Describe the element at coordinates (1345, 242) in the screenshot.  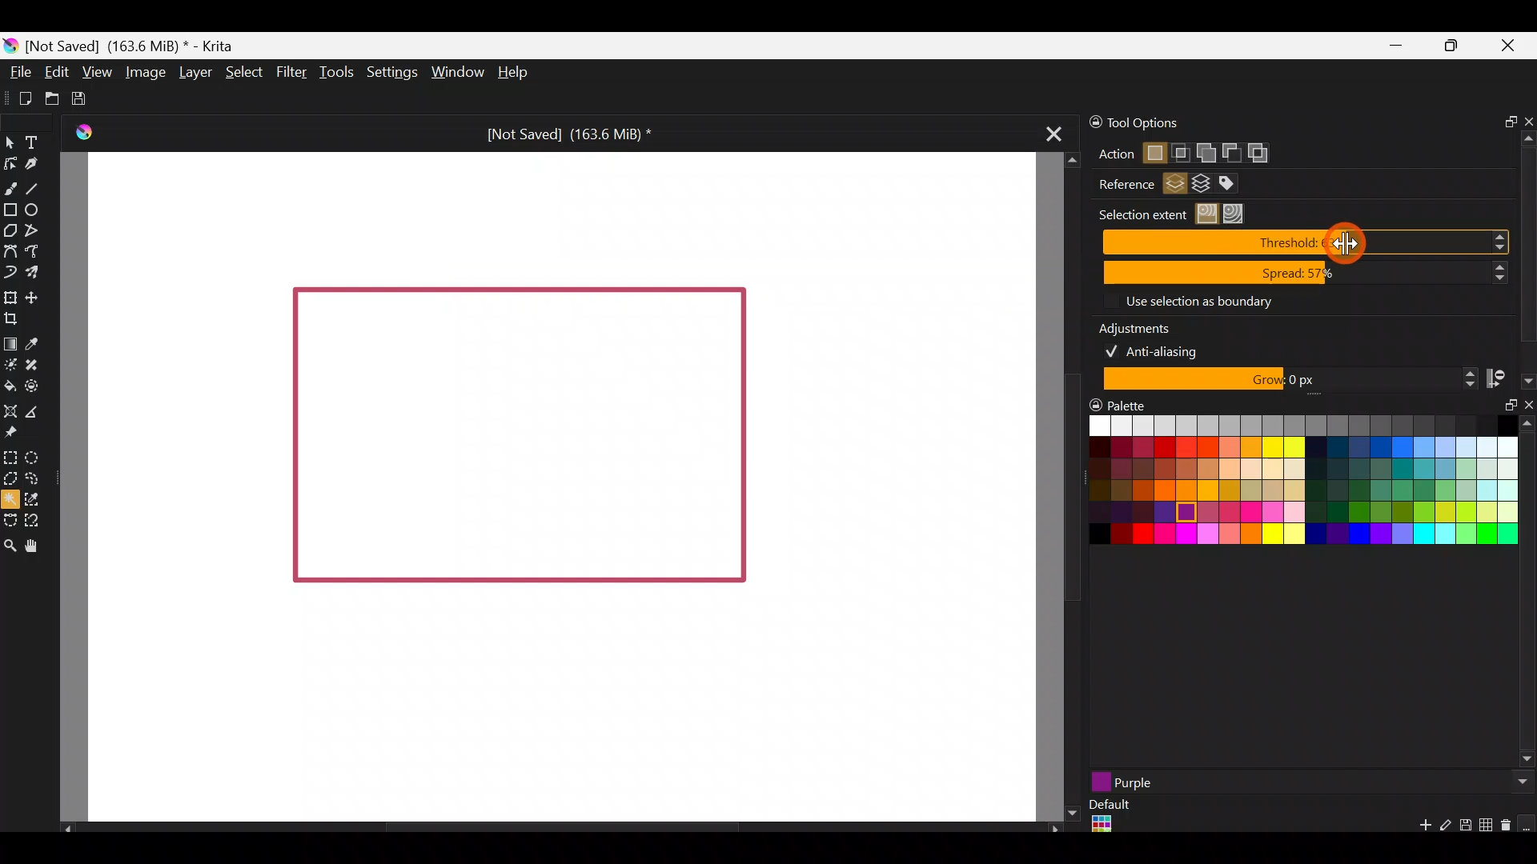
I see `Cursor` at that location.